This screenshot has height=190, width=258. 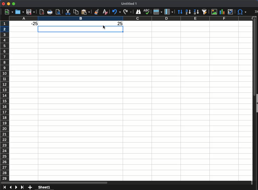 What do you see at coordinates (256, 103) in the screenshot?
I see `collapse` at bounding box center [256, 103].